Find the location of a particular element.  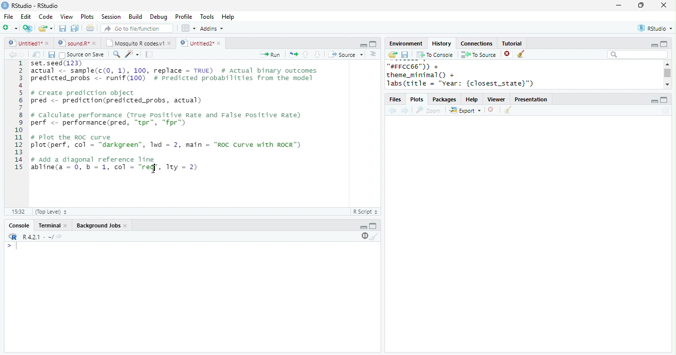

console is located at coordinates (18, 226).